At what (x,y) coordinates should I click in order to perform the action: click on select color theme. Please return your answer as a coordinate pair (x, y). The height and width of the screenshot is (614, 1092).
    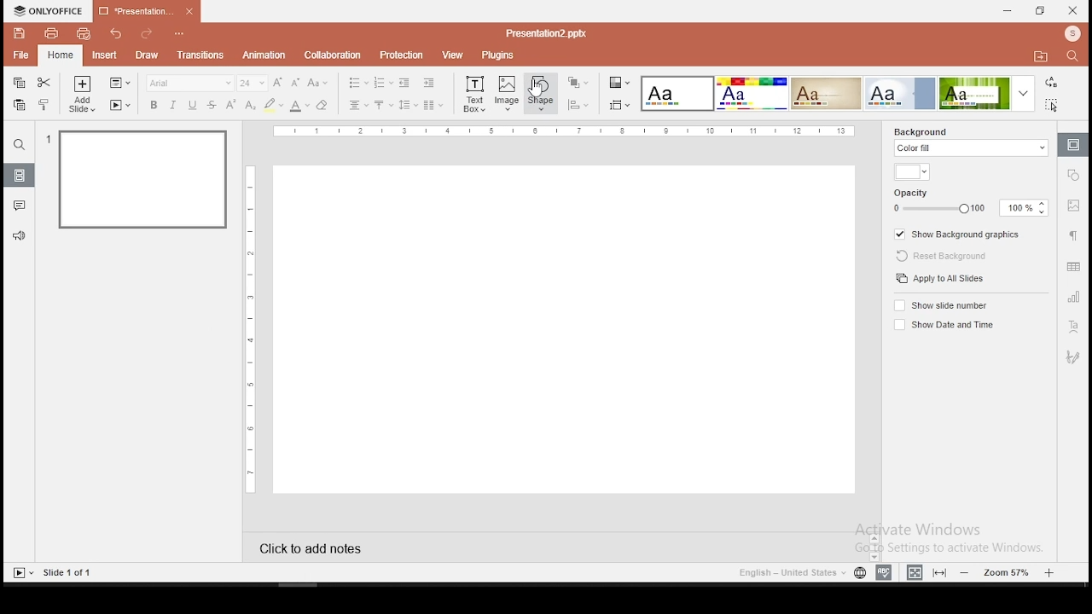
    Looking at the image, I should click on (620, 84).